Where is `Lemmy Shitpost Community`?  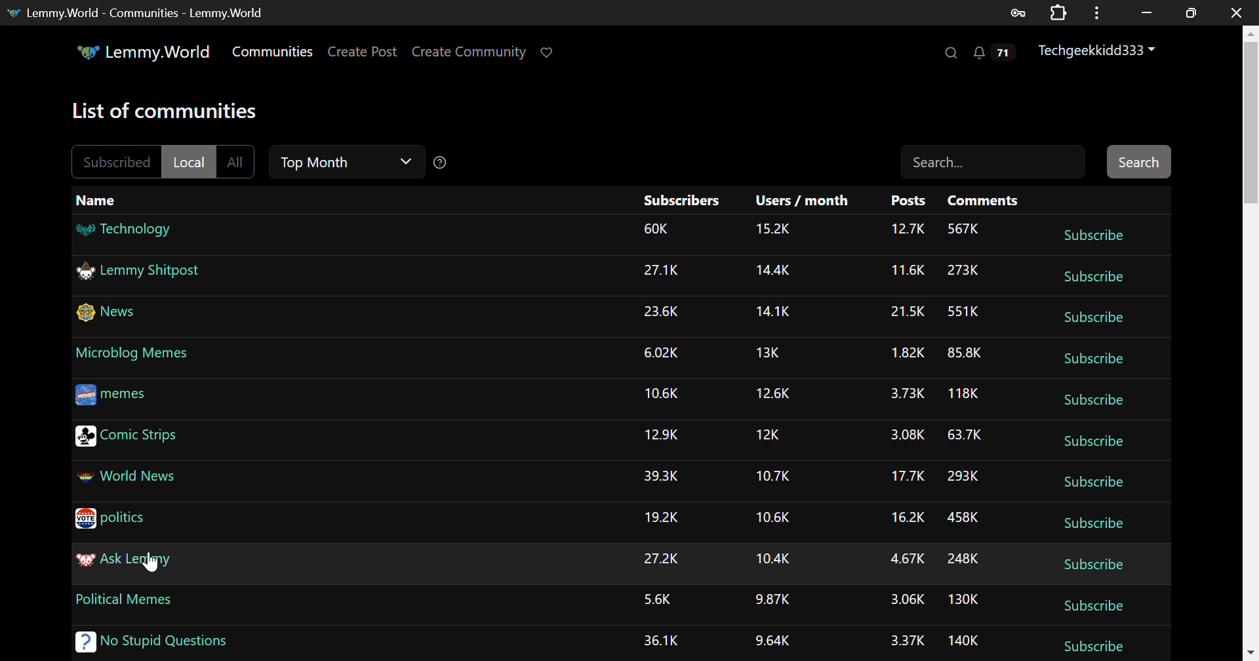 Lemmy Shitpost Community is located at coordinates (137, 274).